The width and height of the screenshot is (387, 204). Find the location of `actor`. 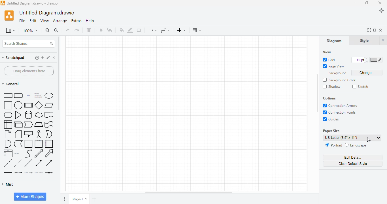

actor is located at coordinates (39, 134).